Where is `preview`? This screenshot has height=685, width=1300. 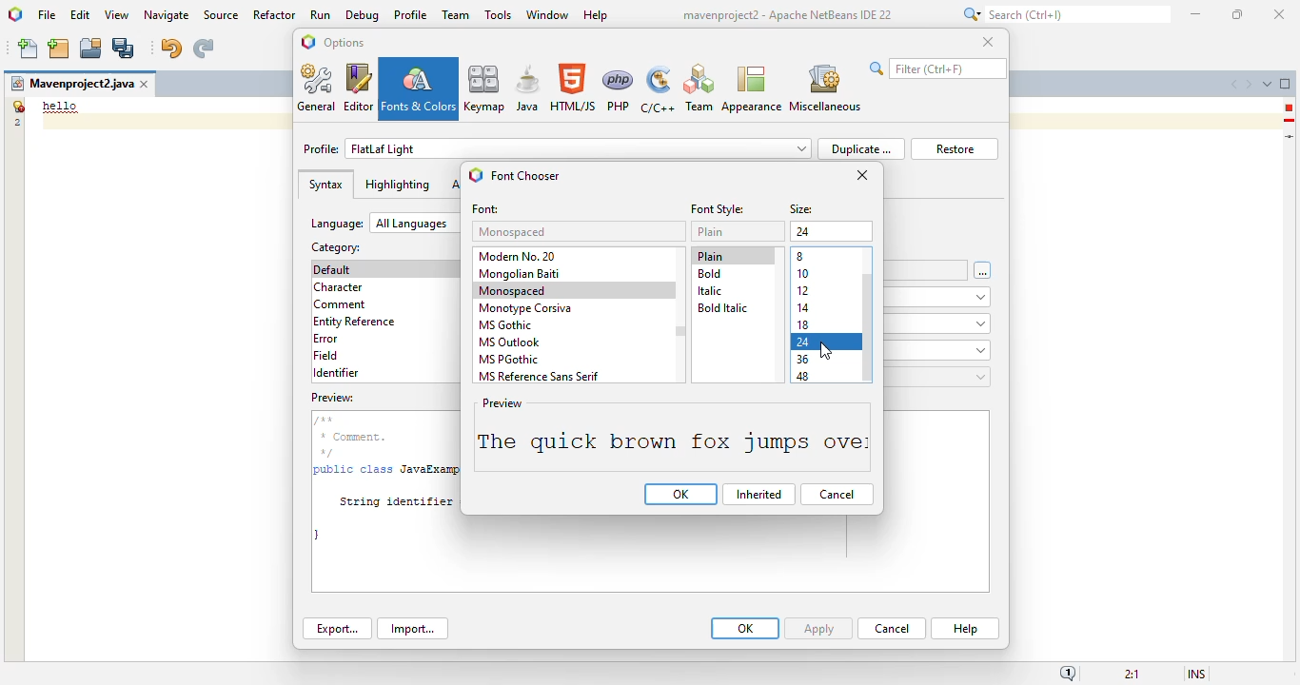
preview is located at coordinates (672, 436).